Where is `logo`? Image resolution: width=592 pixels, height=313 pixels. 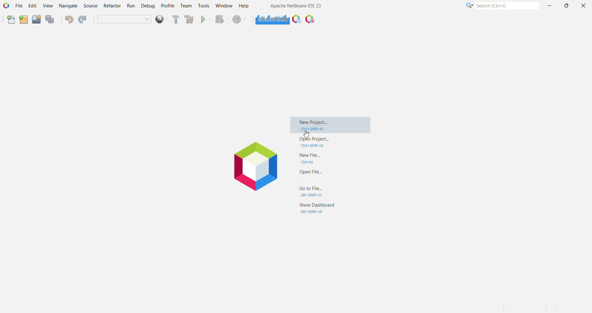
logo is located at coordinates (253, 166).